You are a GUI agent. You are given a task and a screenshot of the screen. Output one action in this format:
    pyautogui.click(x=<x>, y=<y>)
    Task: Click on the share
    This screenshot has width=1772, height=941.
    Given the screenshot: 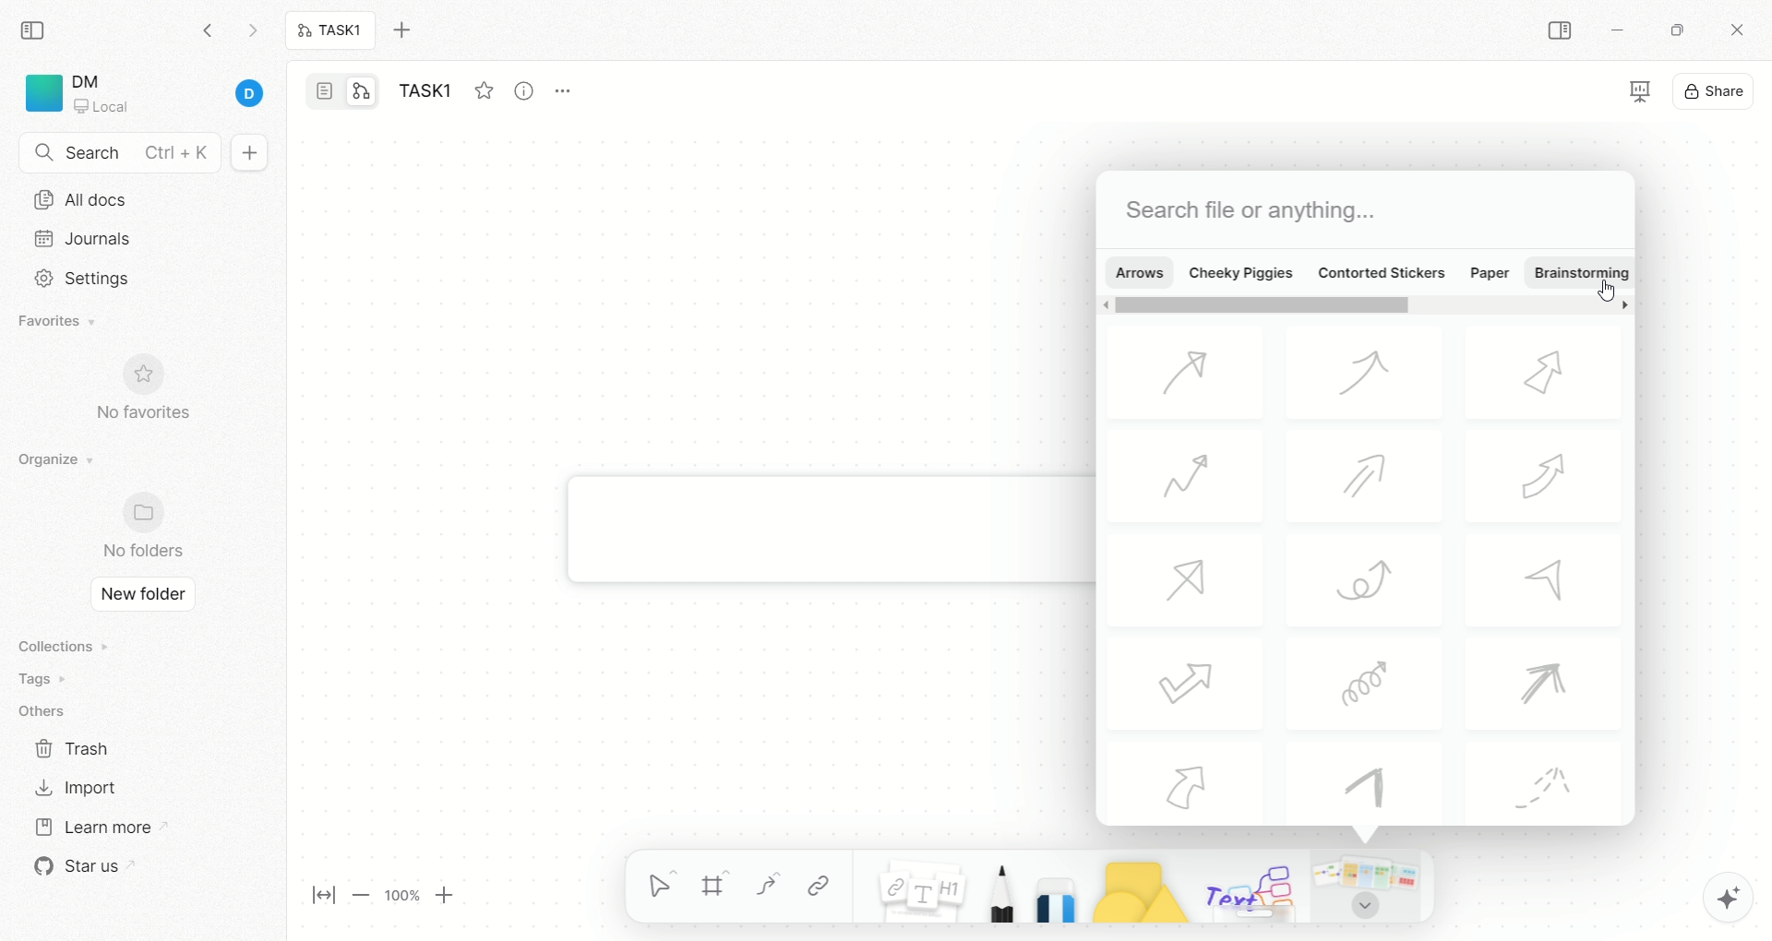 What is the action you would take?
    pyautogui.click(x=1716, y=89)
    